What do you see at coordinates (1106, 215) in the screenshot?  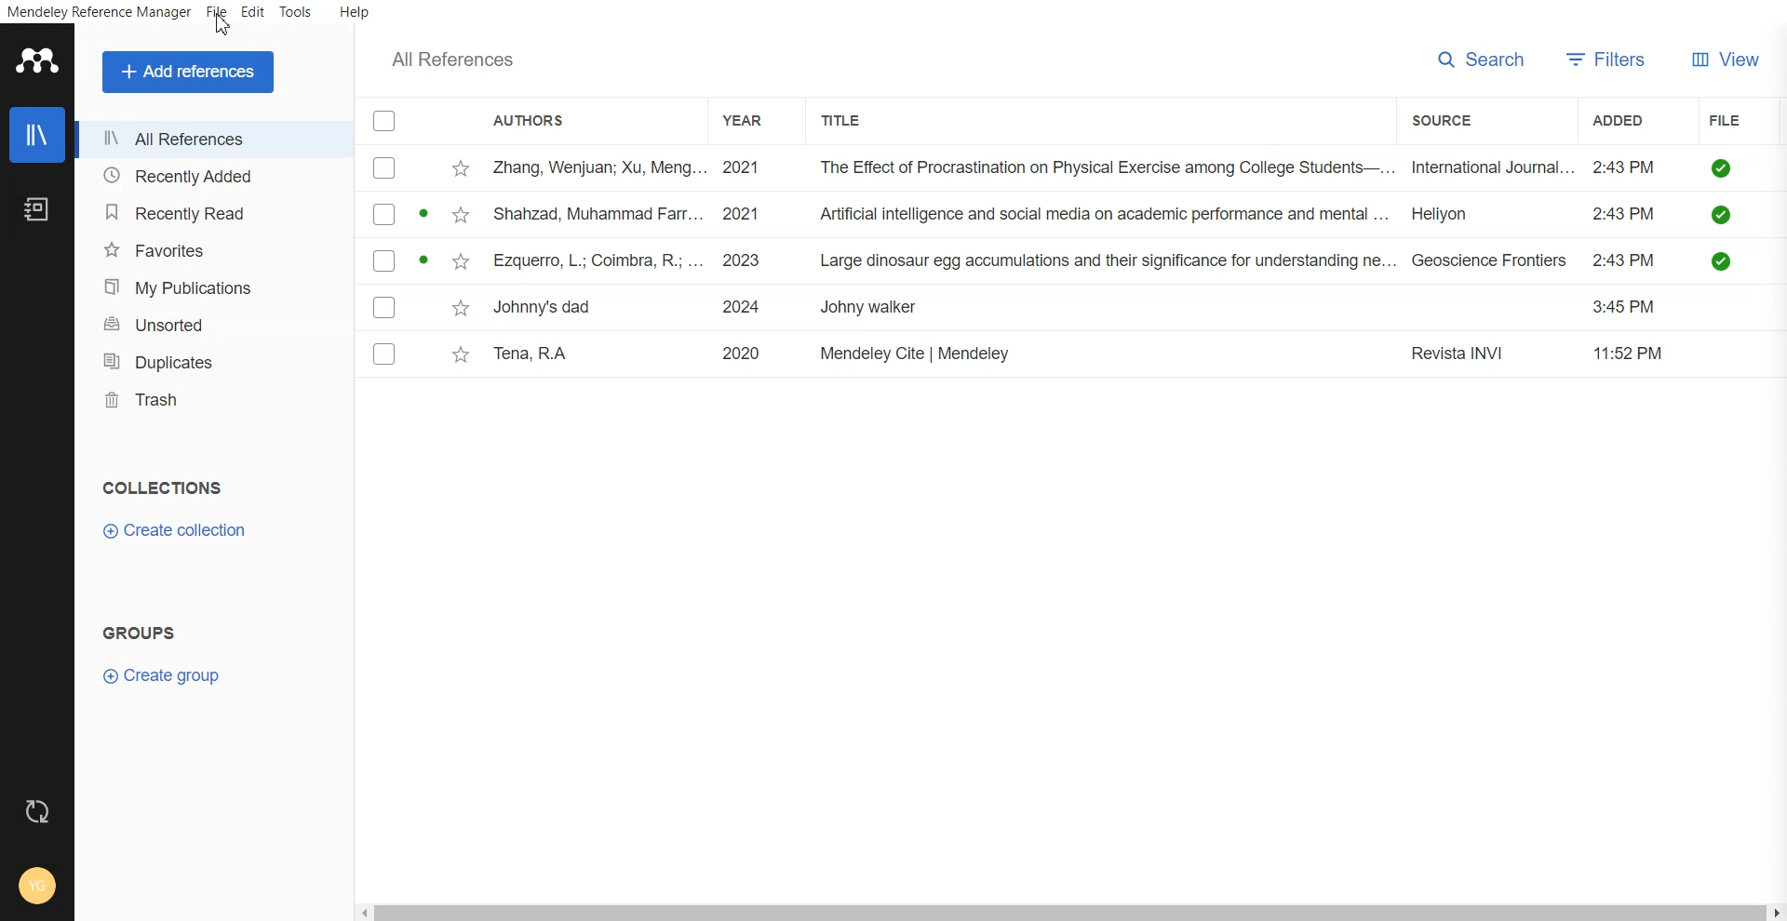 I see `Artificial intelligence and social media on academic performance and mental ...` at bounding box center [1106, 215].